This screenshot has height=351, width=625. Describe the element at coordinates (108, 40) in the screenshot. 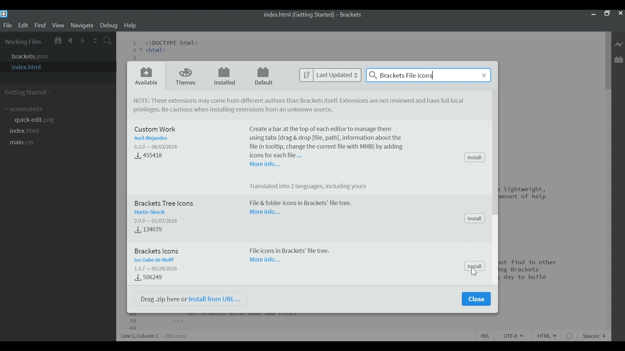

I see `Find In Files` at that location.